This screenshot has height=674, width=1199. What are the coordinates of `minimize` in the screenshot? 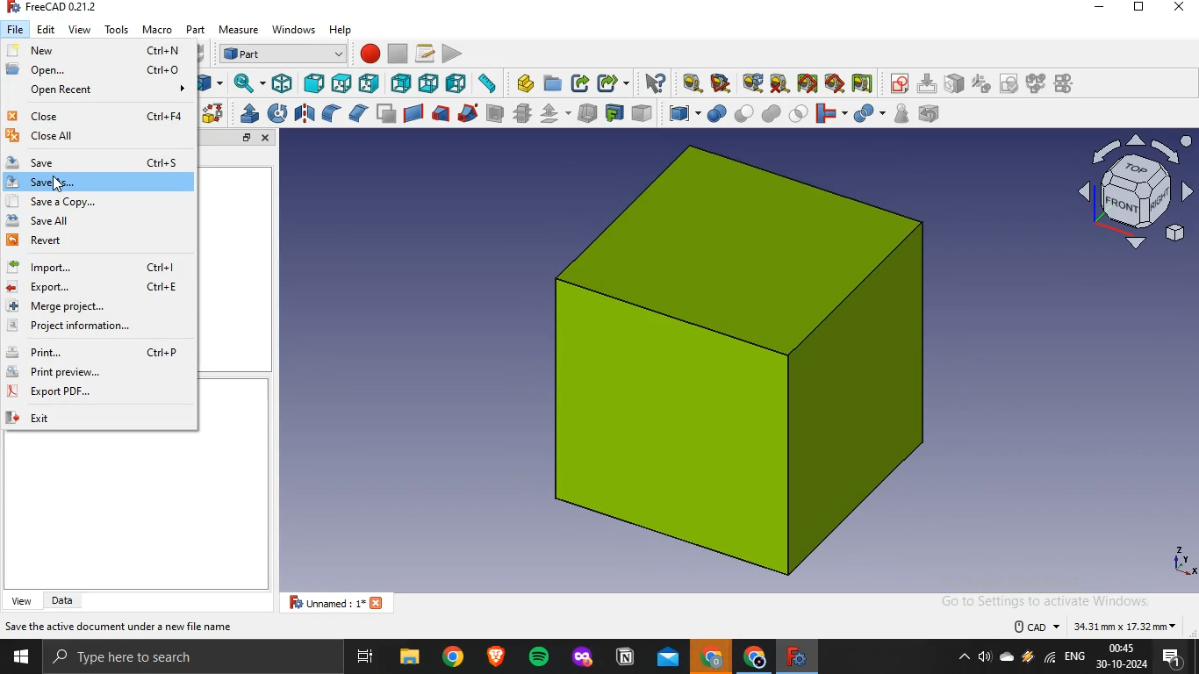 It's located at (1100, 7).